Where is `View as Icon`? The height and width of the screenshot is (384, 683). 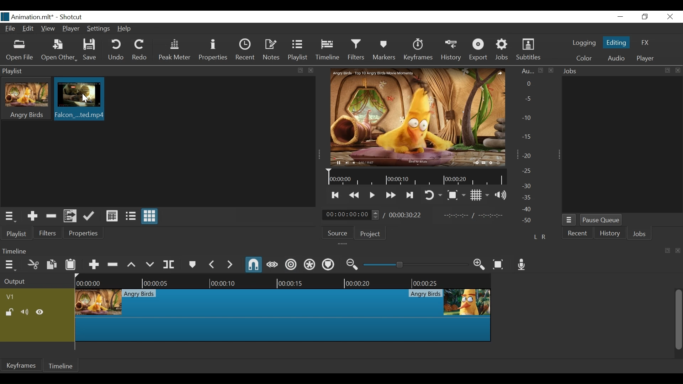 View as Icon is located at coordinates (150, 216).